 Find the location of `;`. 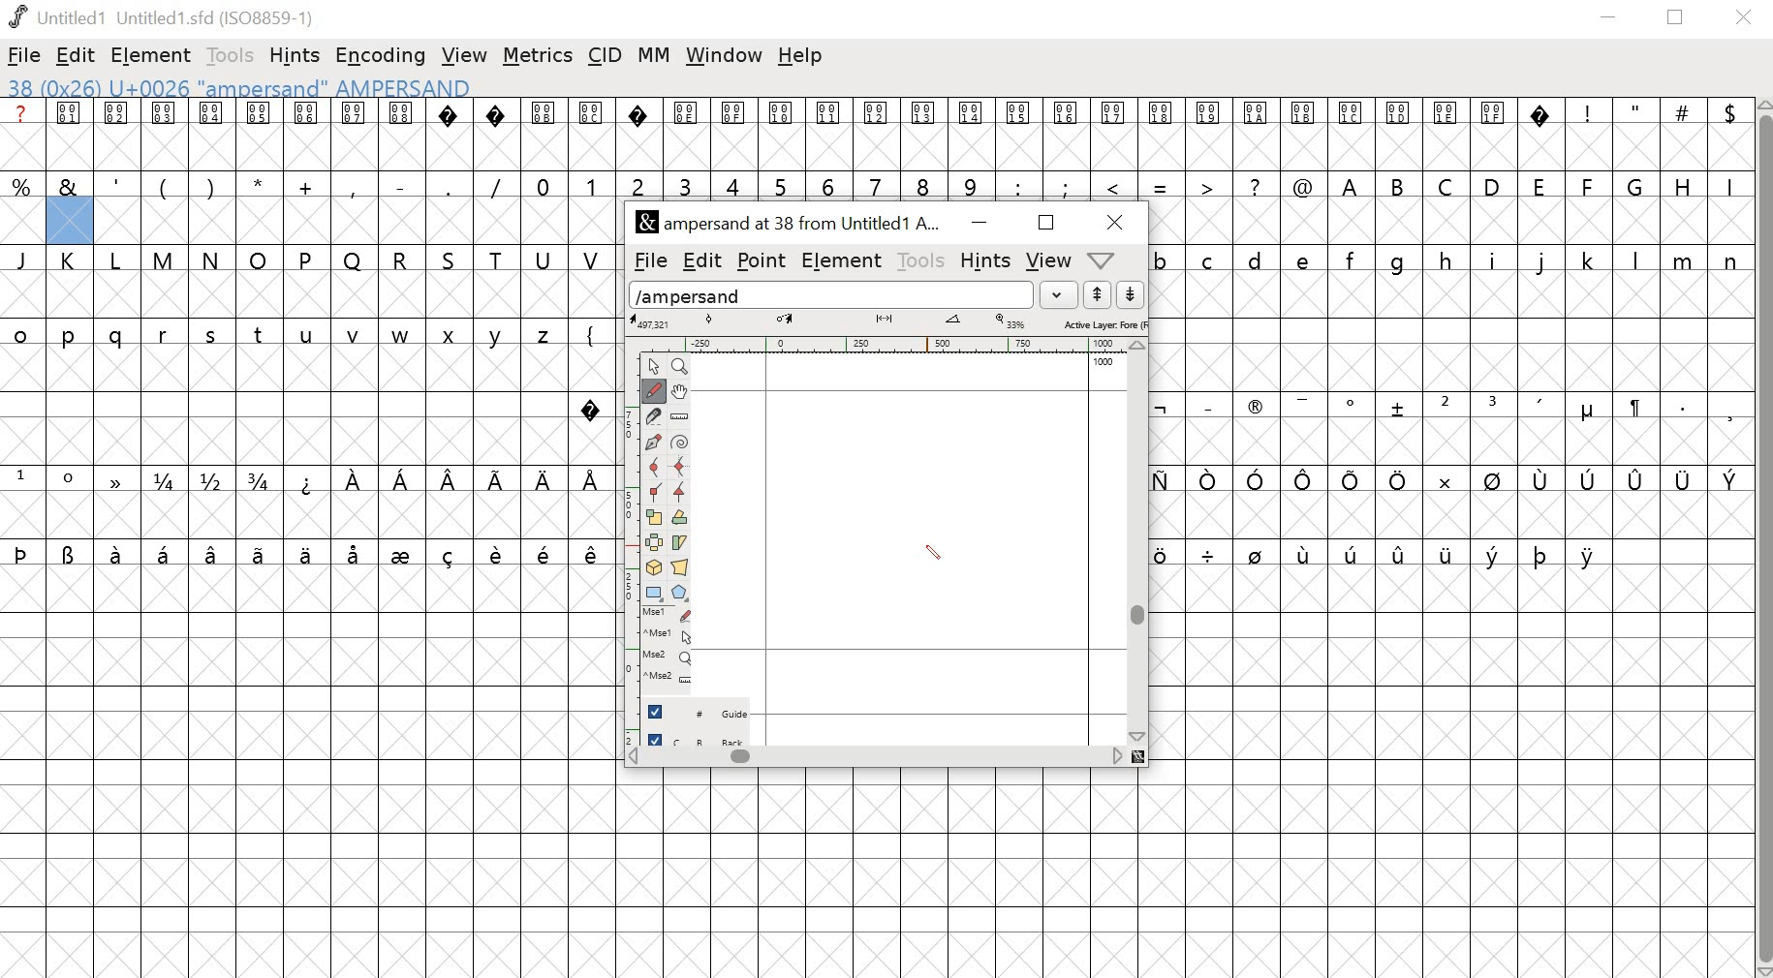

; is located at coordinates (1068, 186).